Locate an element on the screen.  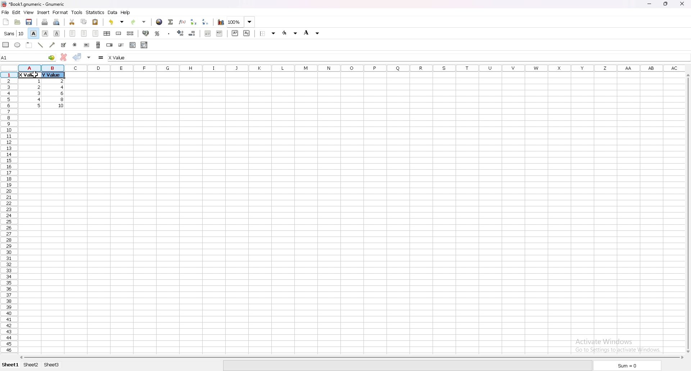
sort ascending is located at coordinates (193, 22).